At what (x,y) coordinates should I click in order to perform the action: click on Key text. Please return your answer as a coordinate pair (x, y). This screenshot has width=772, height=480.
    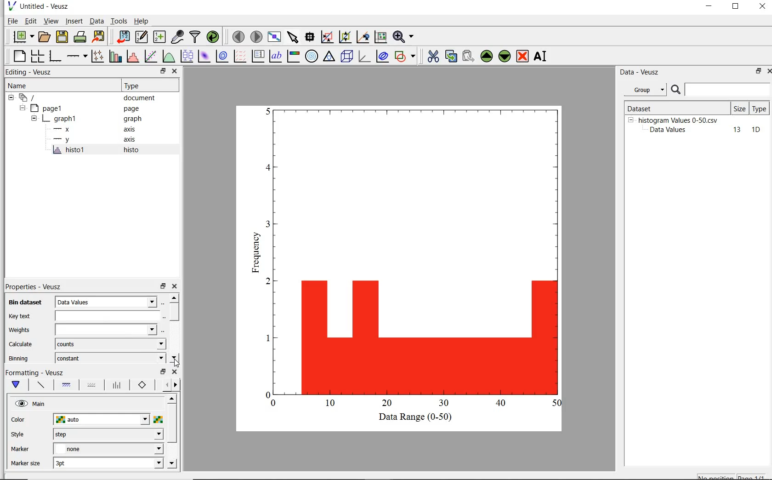
    Looking at the image, I should click on (19, 316).